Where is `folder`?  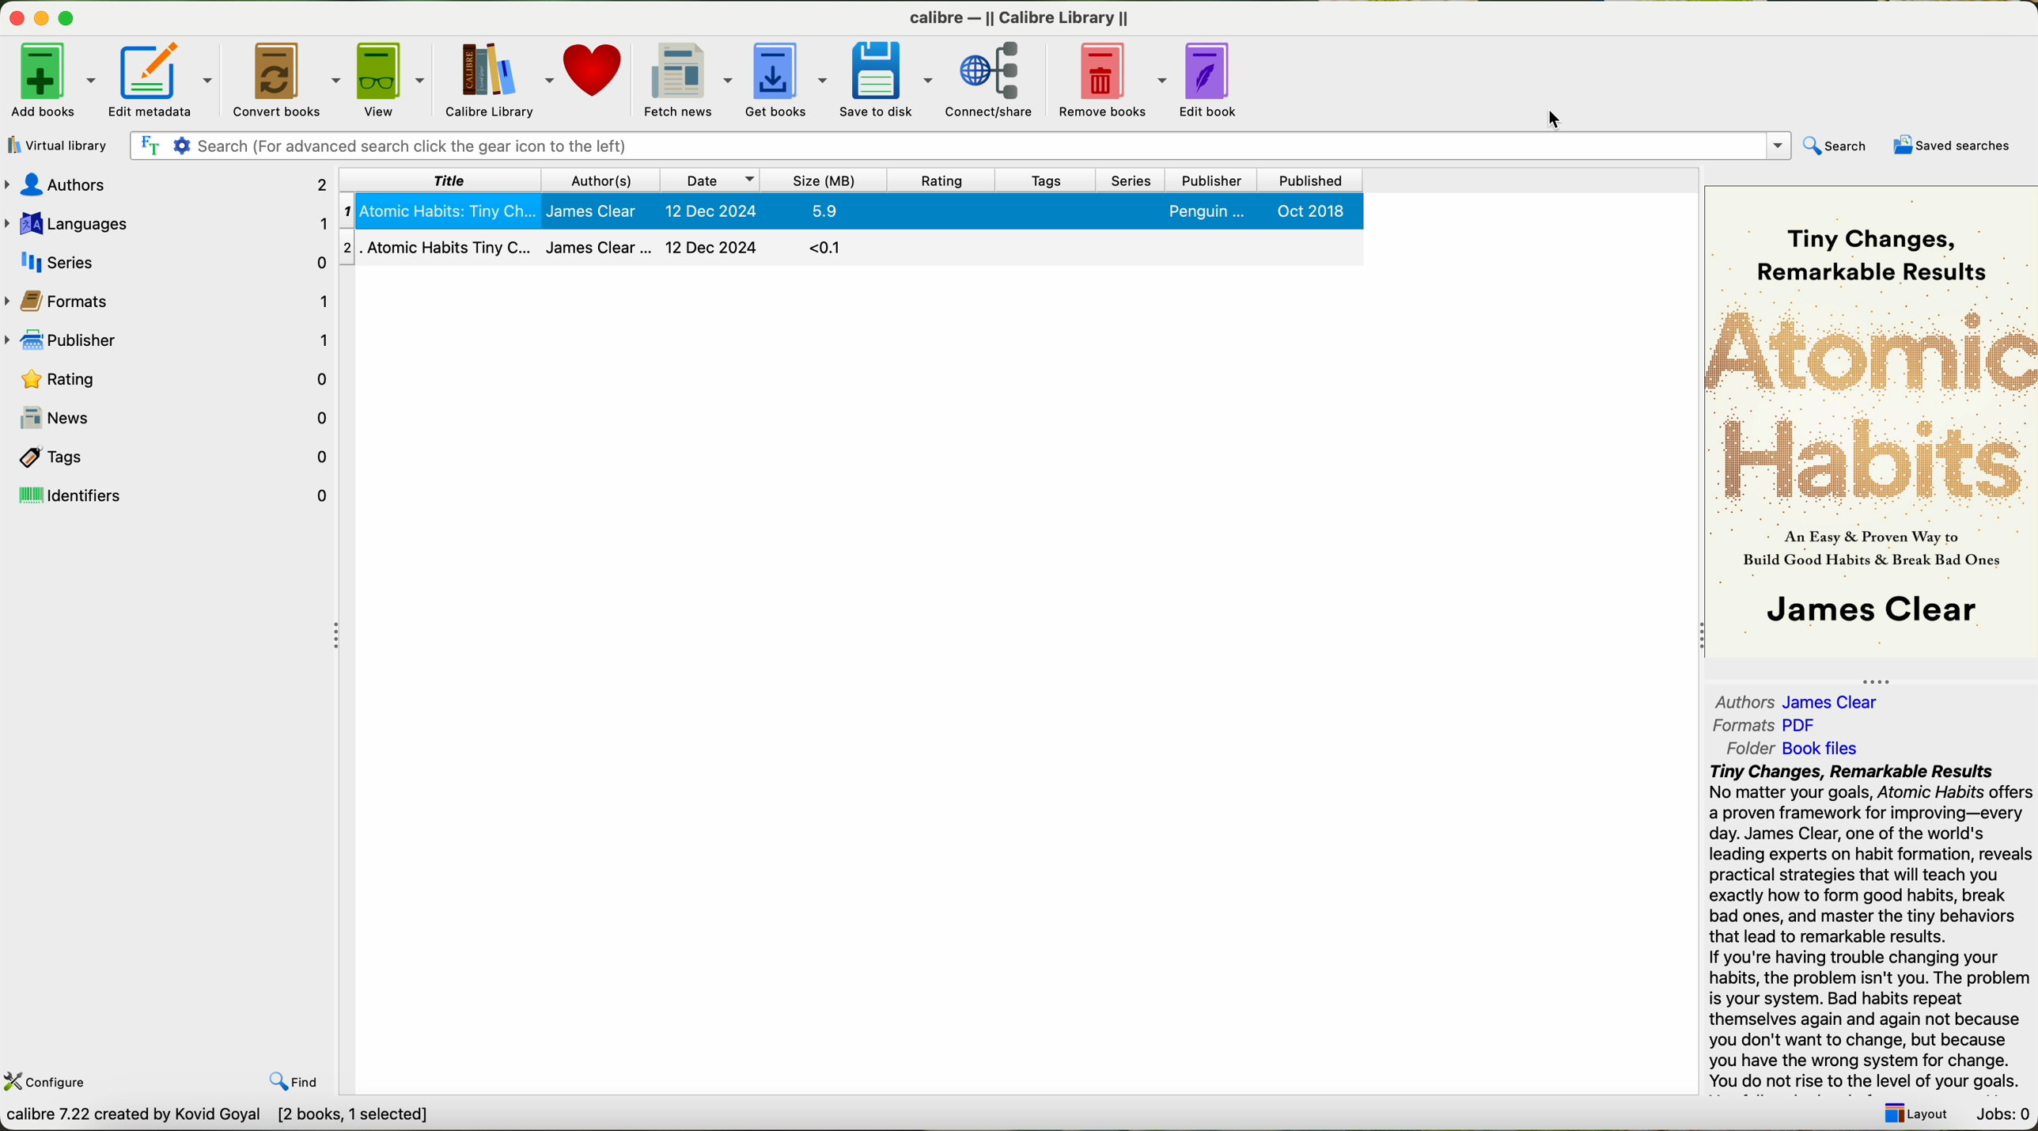
folder is located at coordinates (1800, 749).